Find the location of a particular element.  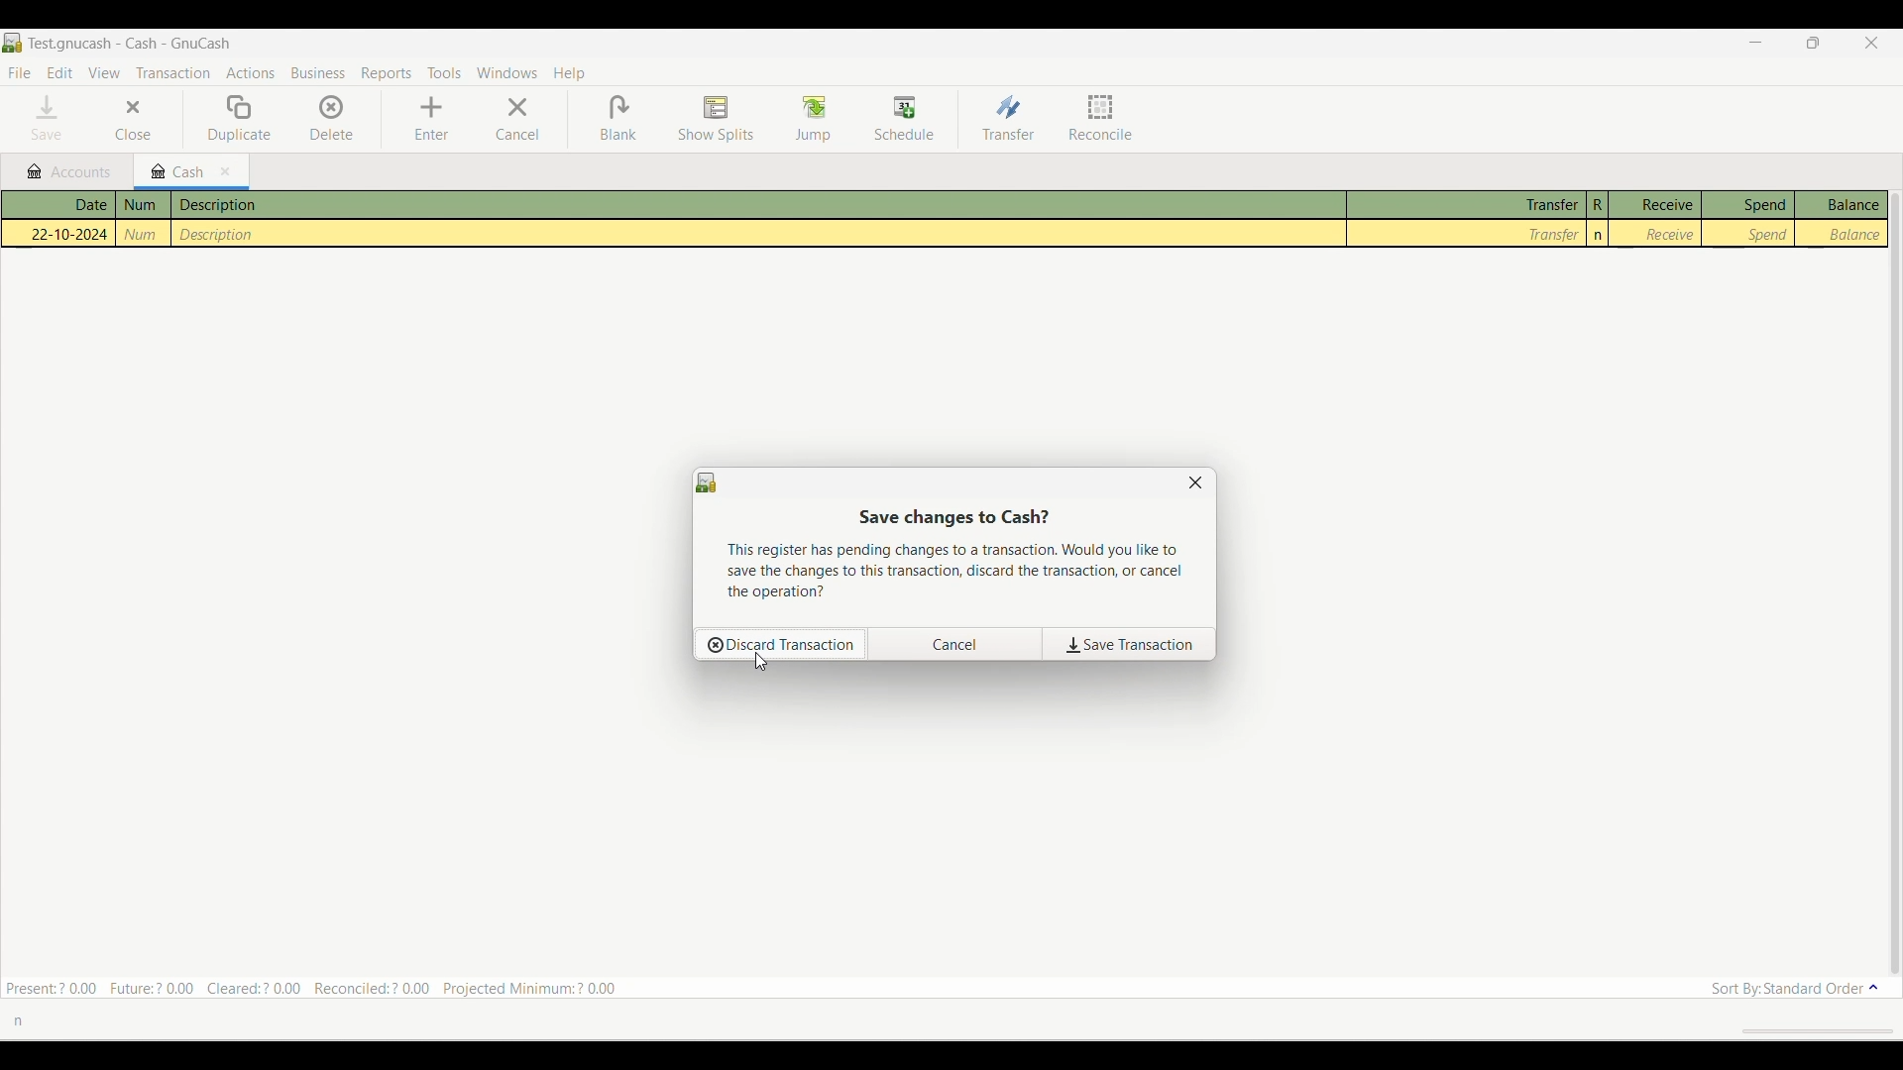

Business is located at coordinates (318, 72).